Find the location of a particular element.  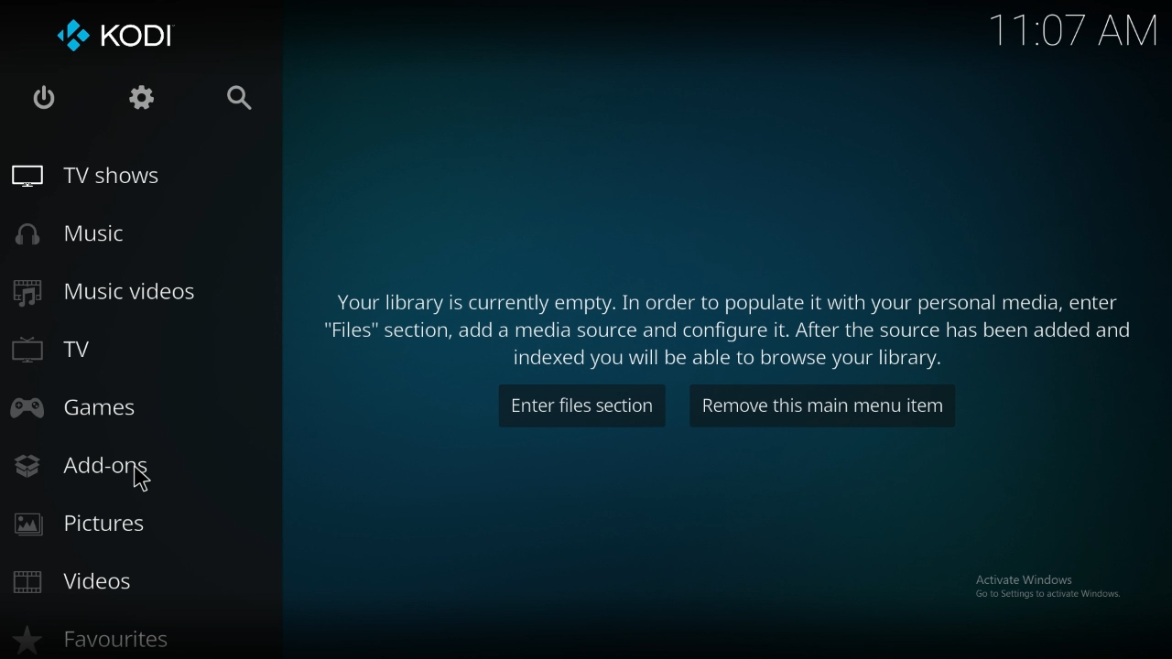

info is located at coordinates (730, 322).